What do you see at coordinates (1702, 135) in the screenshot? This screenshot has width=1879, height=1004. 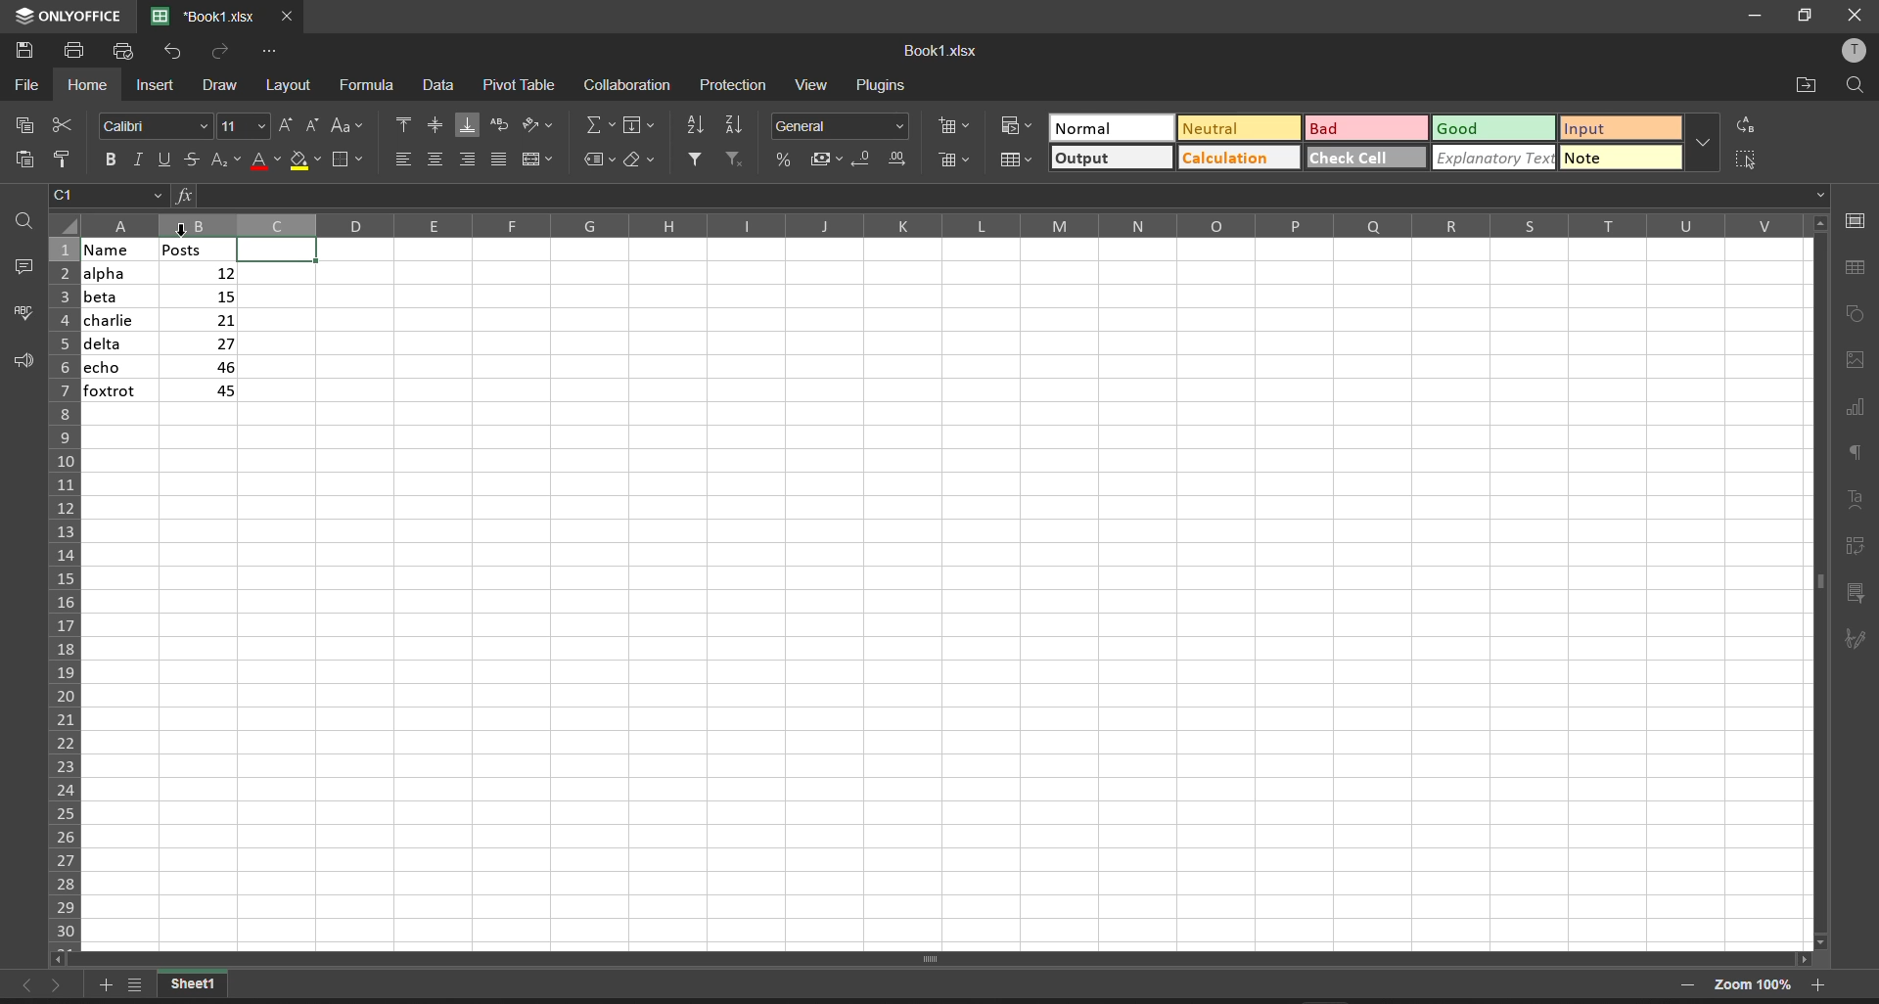 I see `additional quick setting` at bounding box center [1702, 135].